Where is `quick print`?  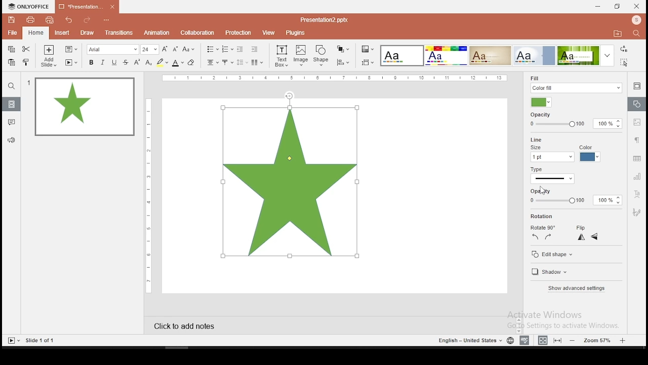 quick print is located at coordinates (49, 20).